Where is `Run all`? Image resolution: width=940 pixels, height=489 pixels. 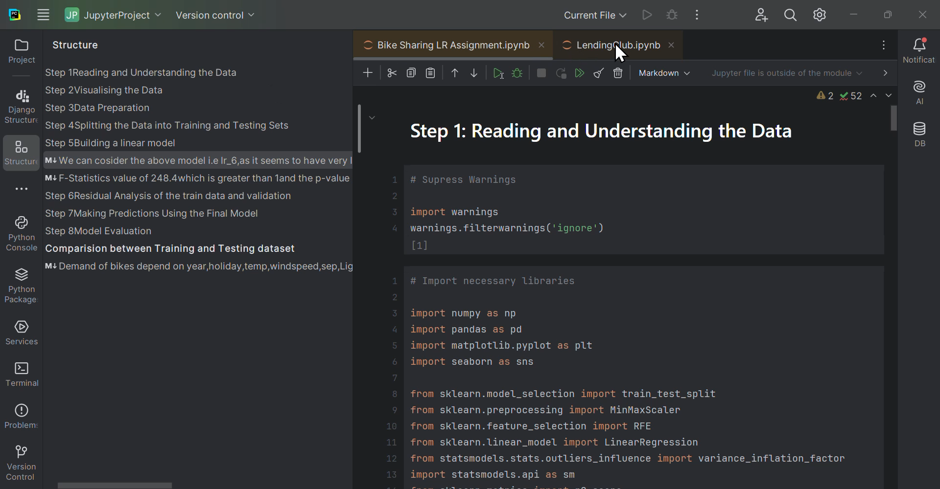
Run all is located at coordinates (579, 73).